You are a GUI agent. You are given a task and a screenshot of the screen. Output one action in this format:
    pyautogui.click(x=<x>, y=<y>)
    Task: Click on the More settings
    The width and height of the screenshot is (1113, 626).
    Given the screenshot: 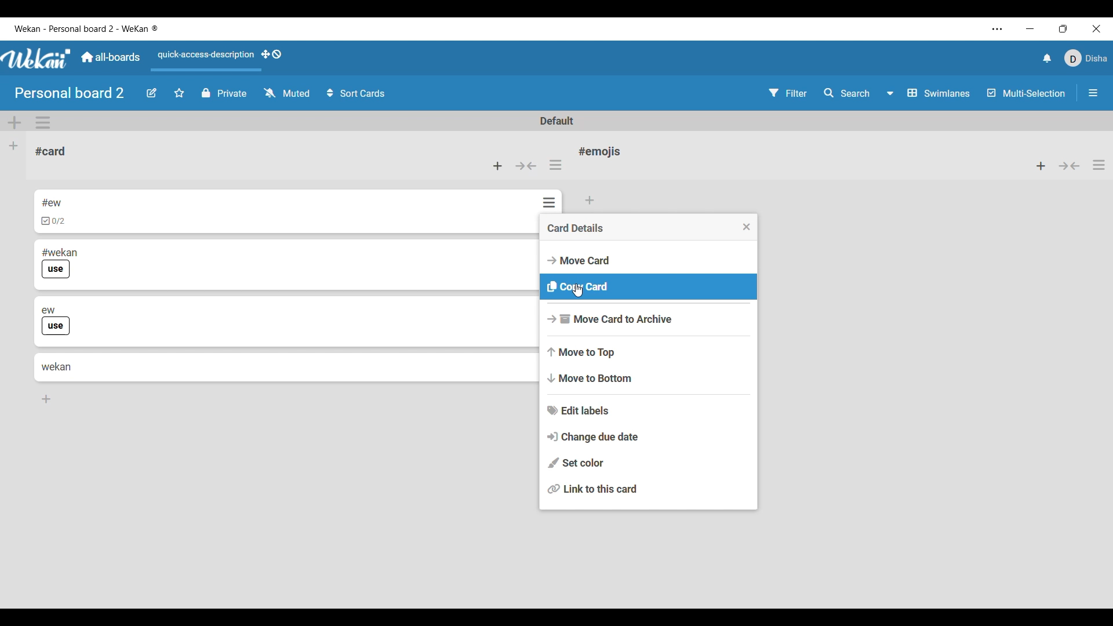 What is the action you would take?
    pyautogui.click(x=997, y=29)
    